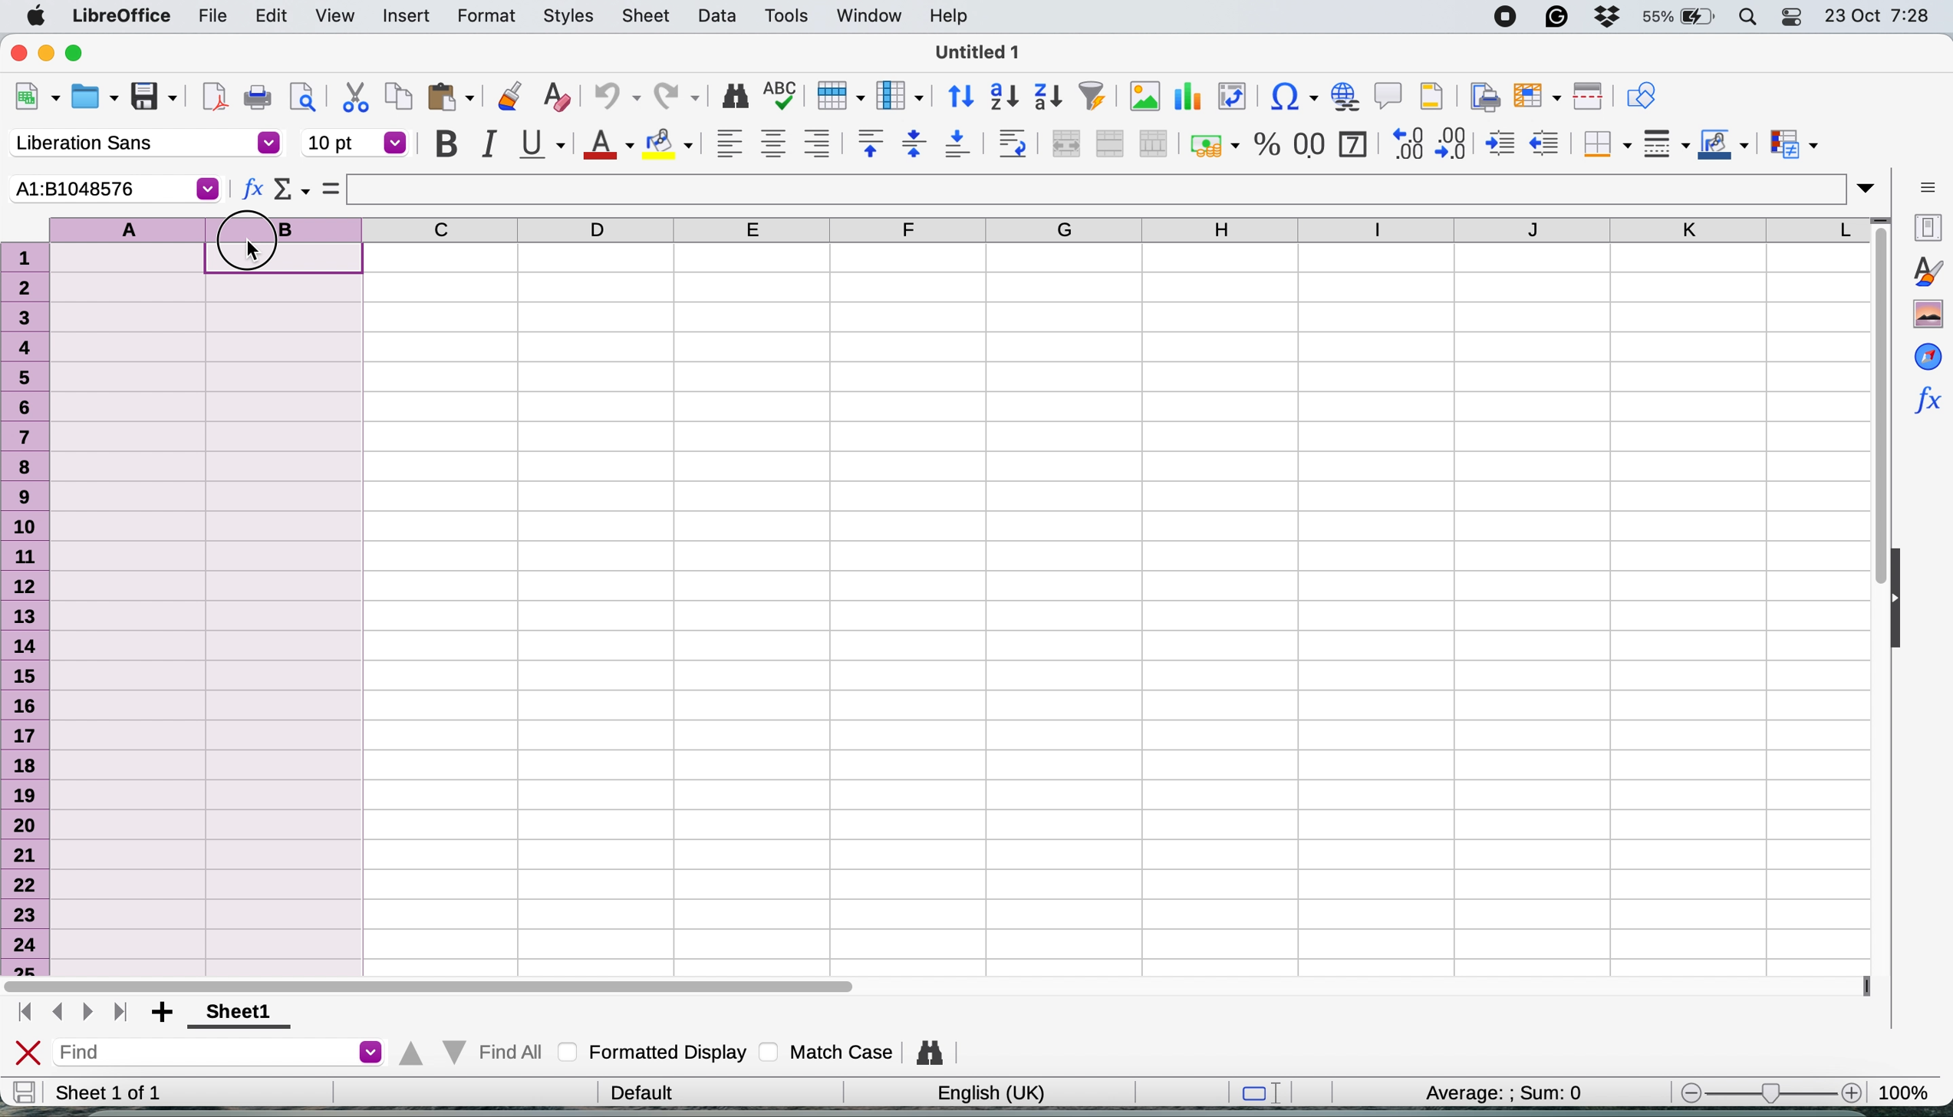 The width and height of the screenshot is (1953, 1117). What do you see at coordinates (610, 146) in the screenshot?
I see `text colour` at bounding box center [610, 146].